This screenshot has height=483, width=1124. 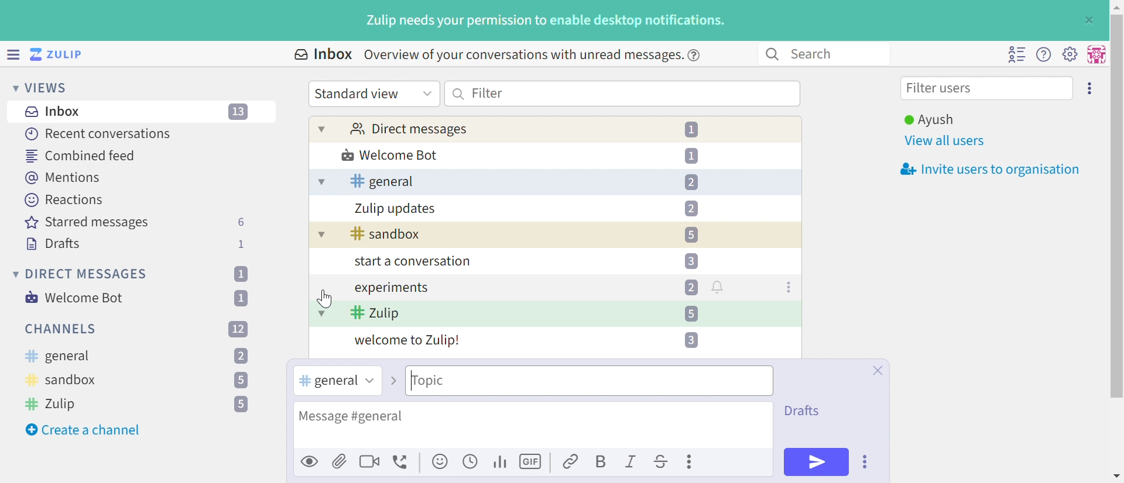 What do you see at coordinates (402, 463) in the screenshot?
I see `Add voice call` at bounding box center [402, 463].